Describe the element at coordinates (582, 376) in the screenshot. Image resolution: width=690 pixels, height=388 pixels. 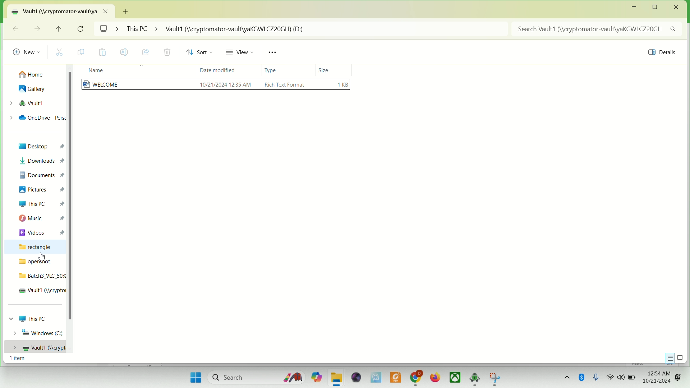
I see `Bluetooth` at that location.